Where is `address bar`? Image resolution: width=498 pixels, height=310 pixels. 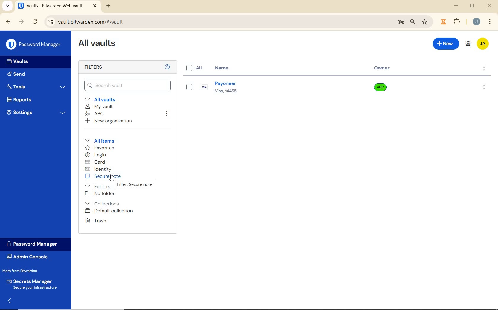 address bar is located at coordinates (216, 22).